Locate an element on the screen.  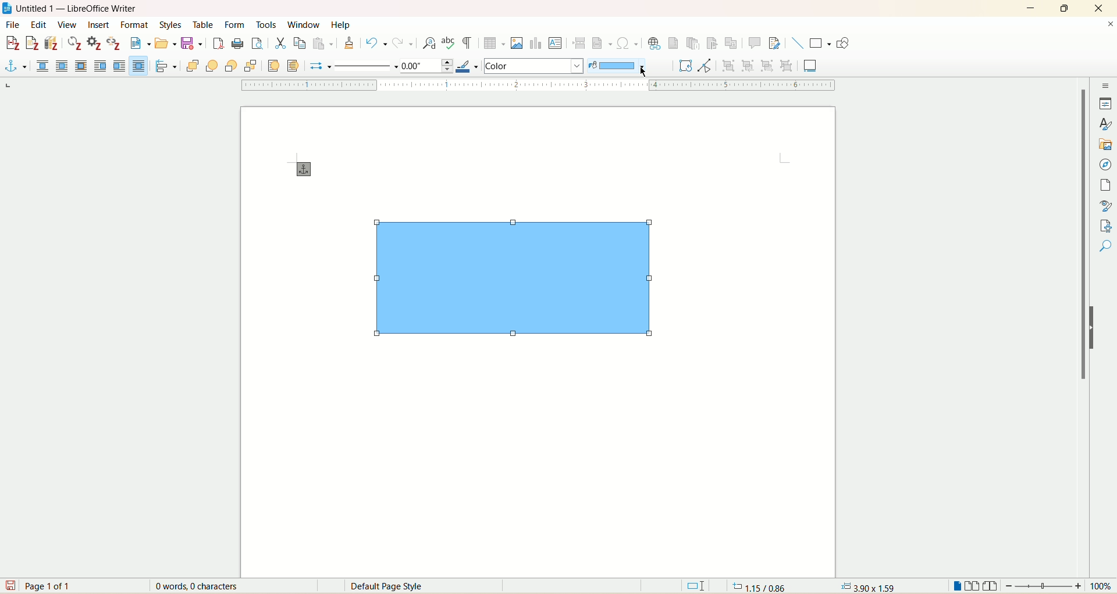
bring to front is located at coordinates (193, 65).